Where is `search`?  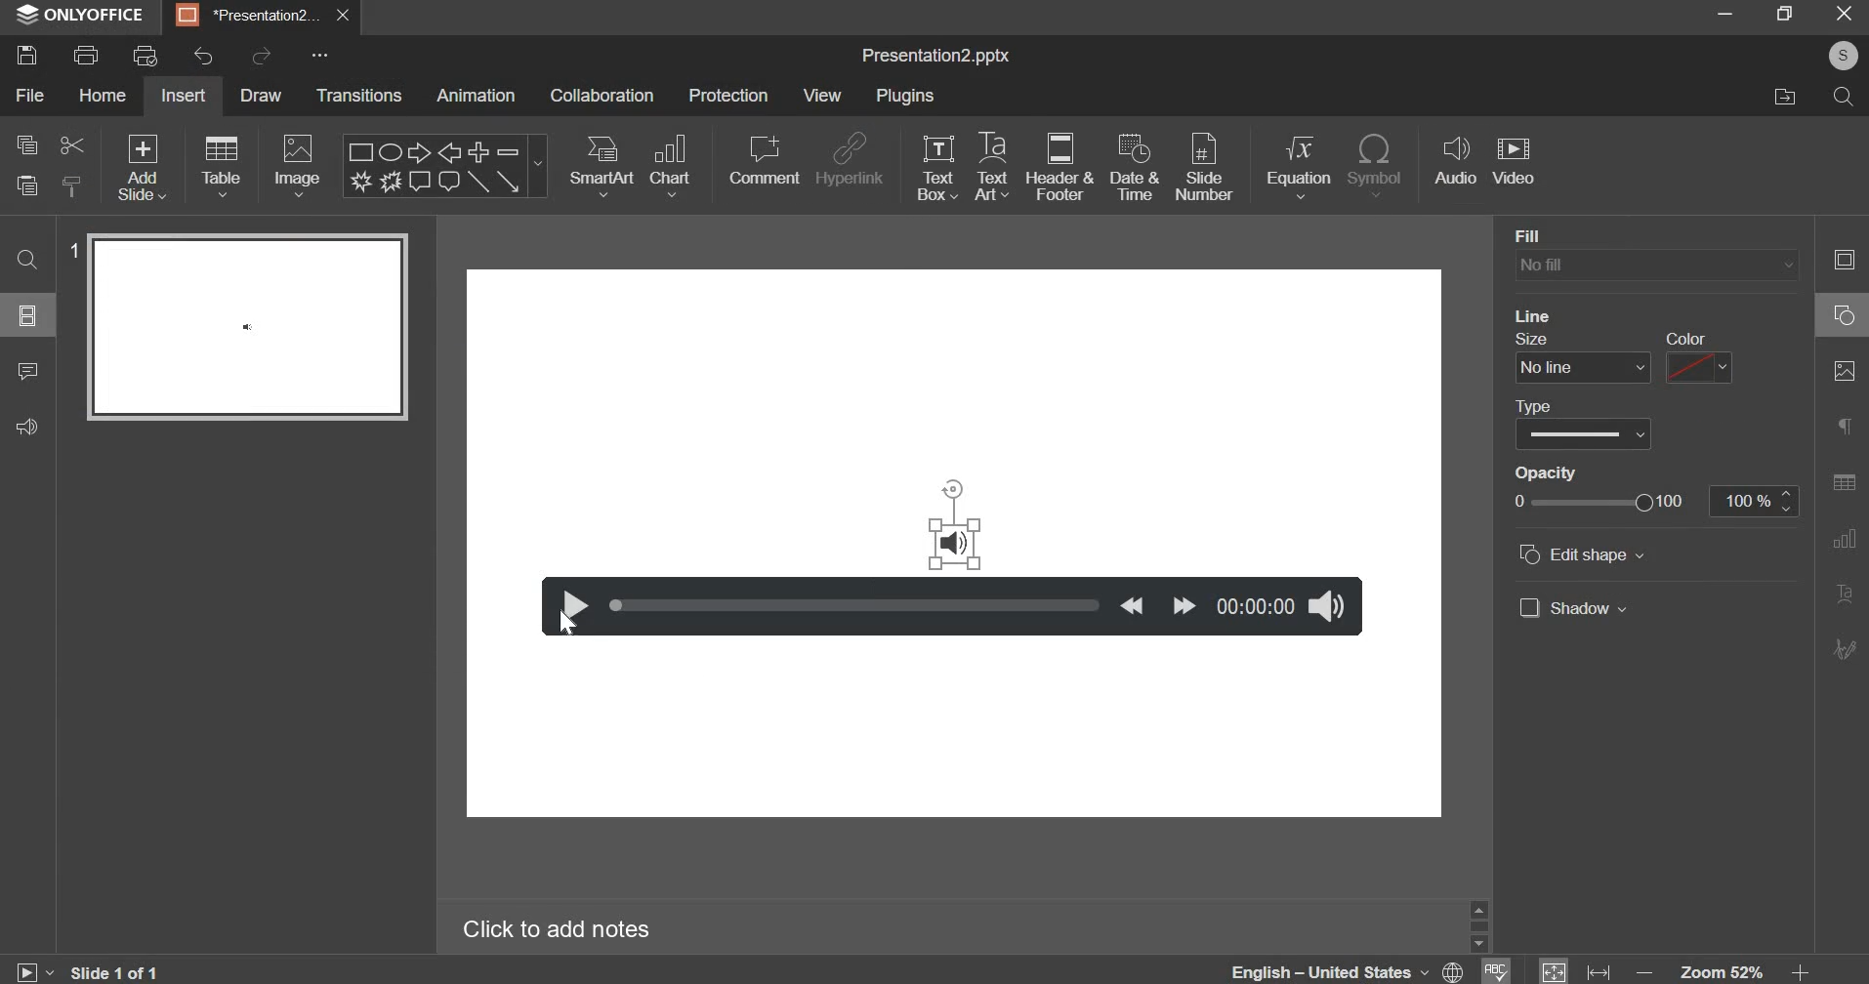 search is located at coordinates (1844, 98).